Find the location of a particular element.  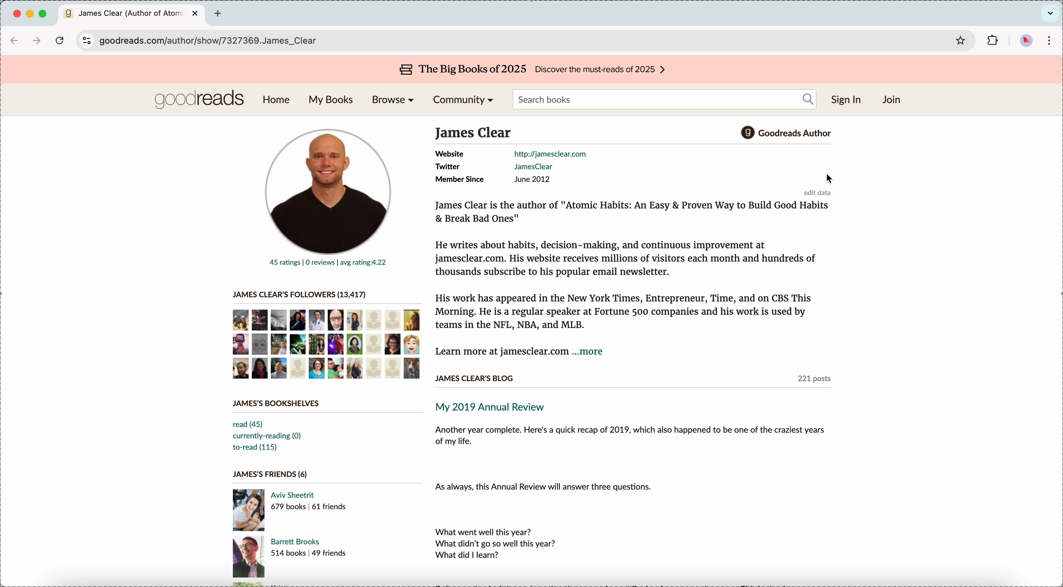

controls is located at coordinates (85, 40).